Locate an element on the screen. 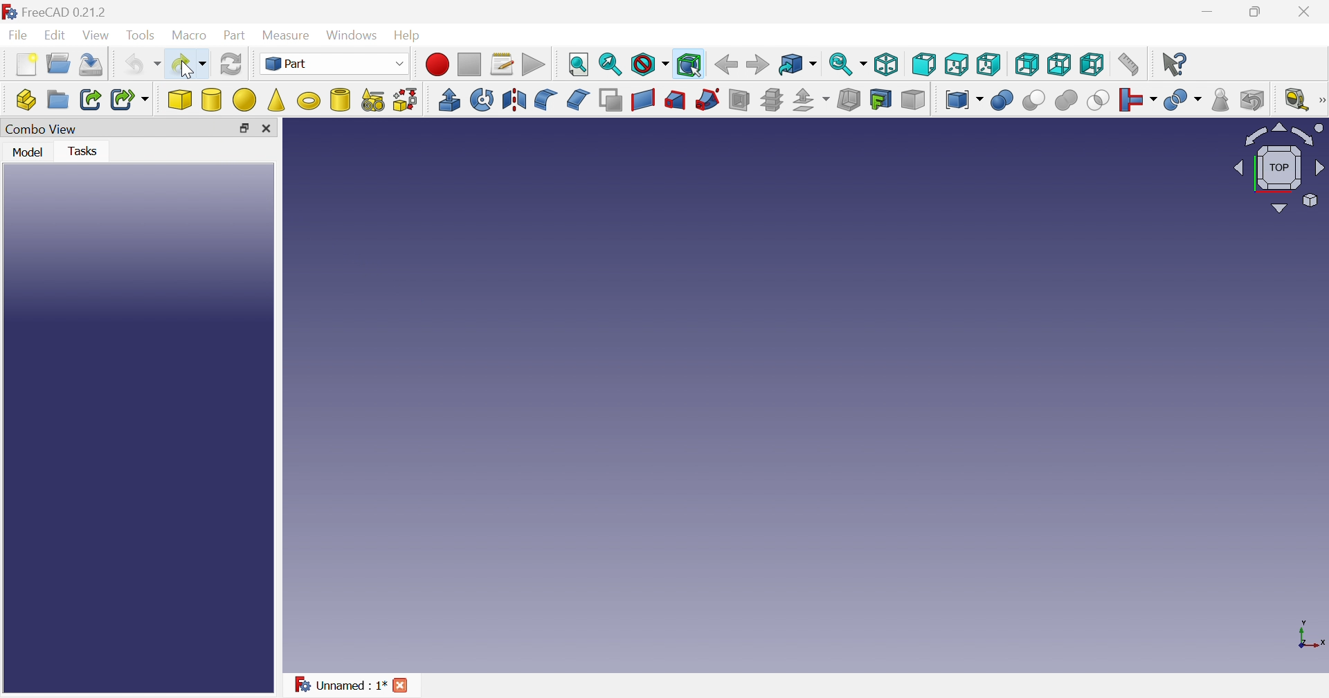  Extrude... is located at coordinates (449, 100).